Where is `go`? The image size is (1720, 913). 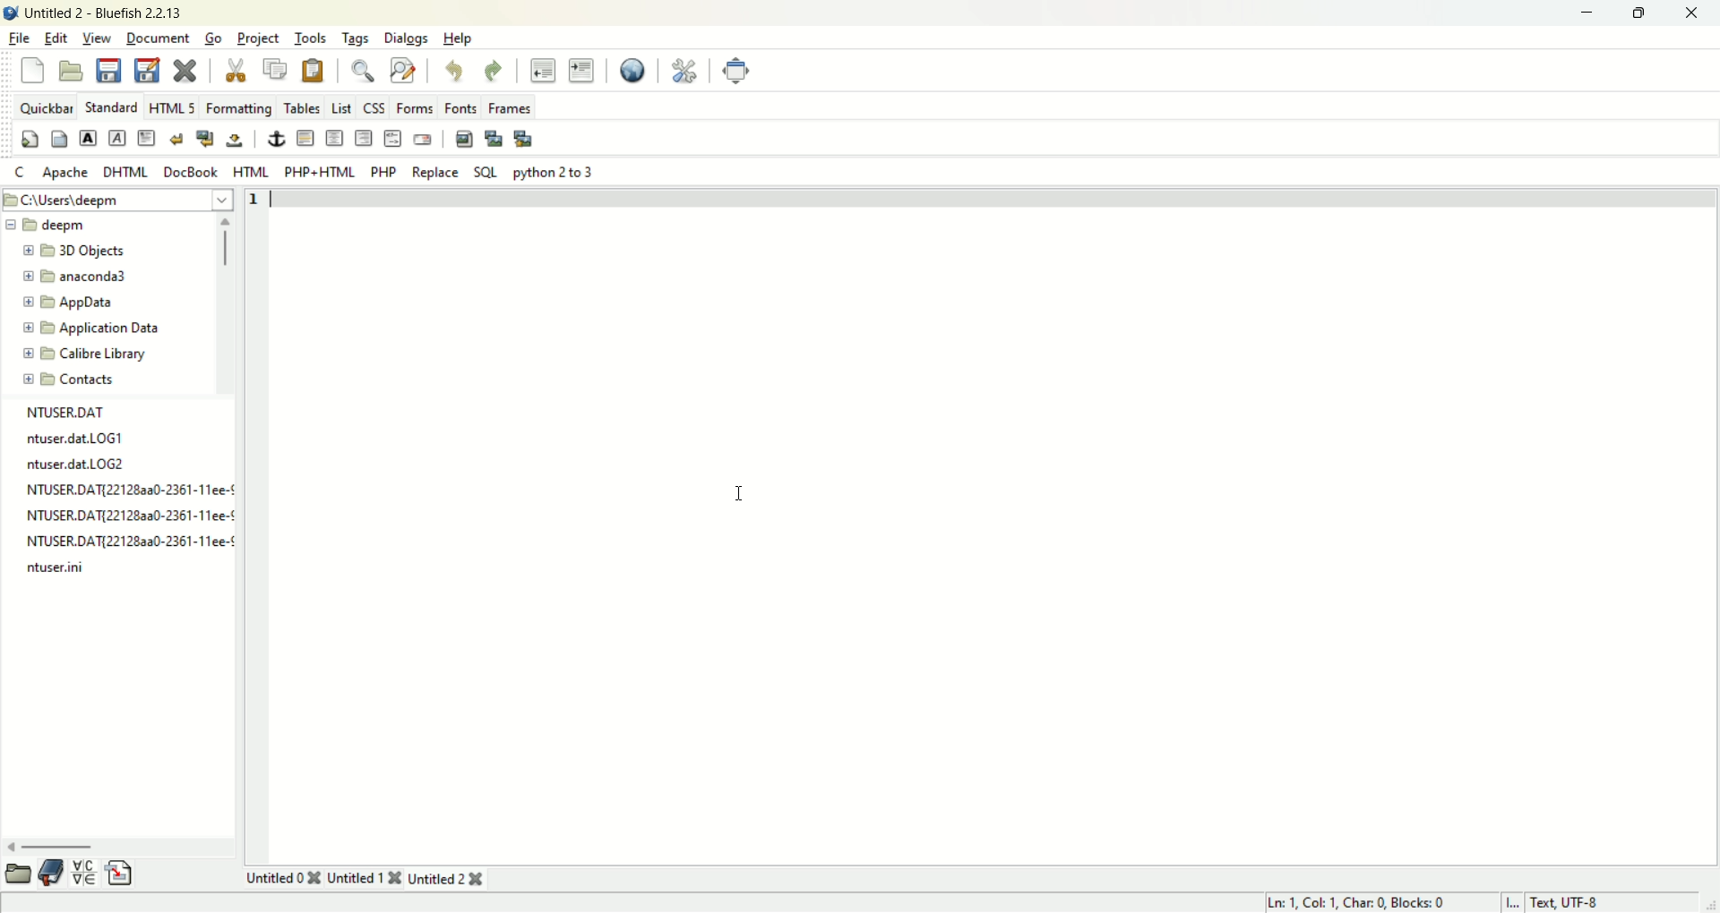 go is located at coordinates (213, 36).